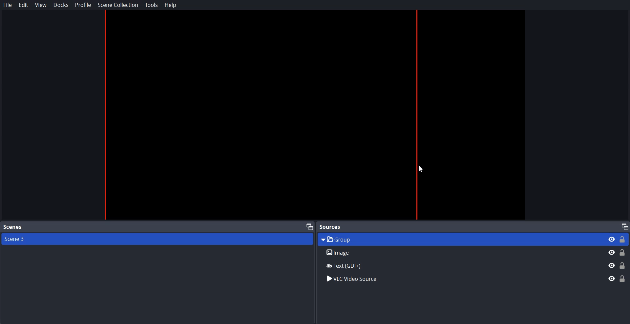  I want to click on Tools, so click(152, 5).